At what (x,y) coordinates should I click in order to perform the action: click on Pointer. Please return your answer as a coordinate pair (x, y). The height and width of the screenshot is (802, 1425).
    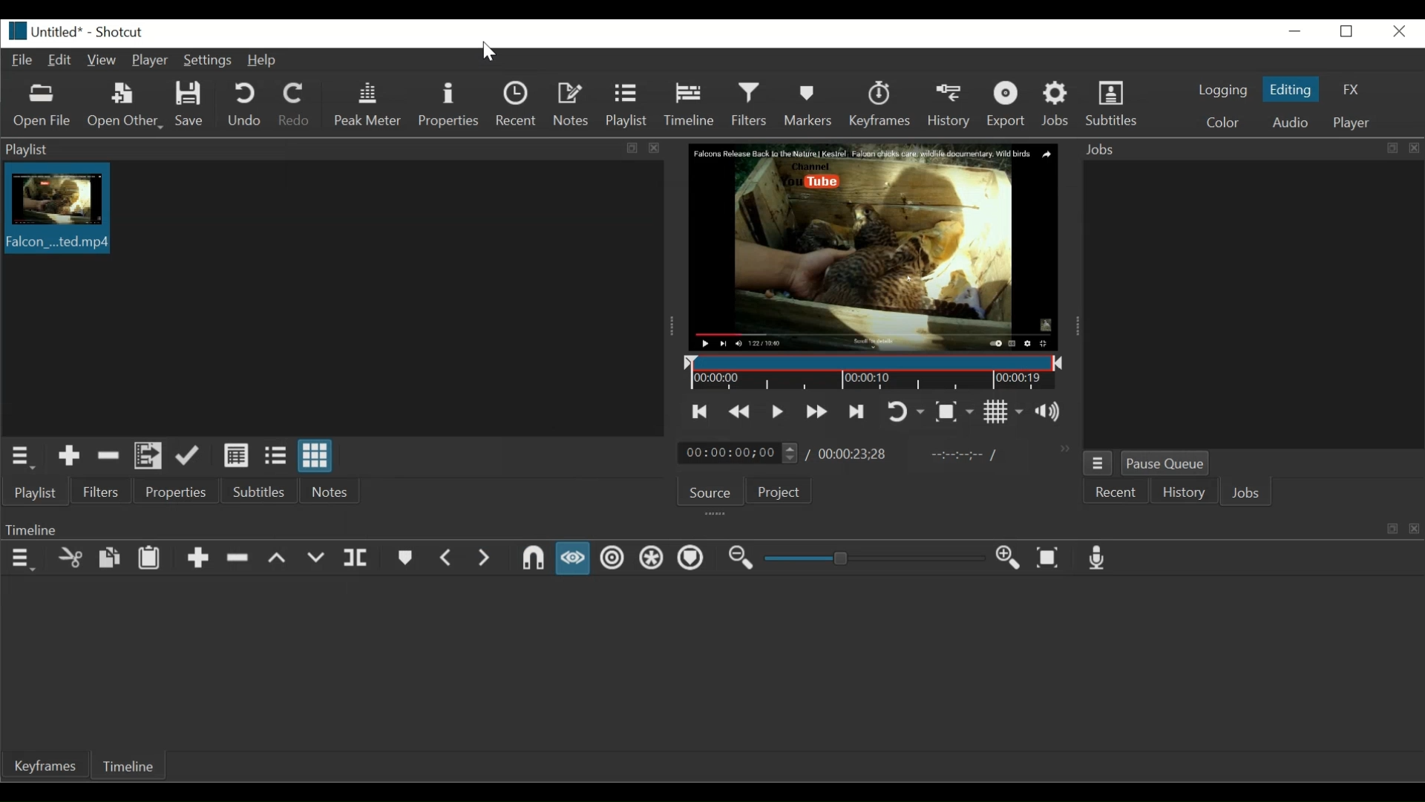
    Looking at the image, I should click on (488, 52).